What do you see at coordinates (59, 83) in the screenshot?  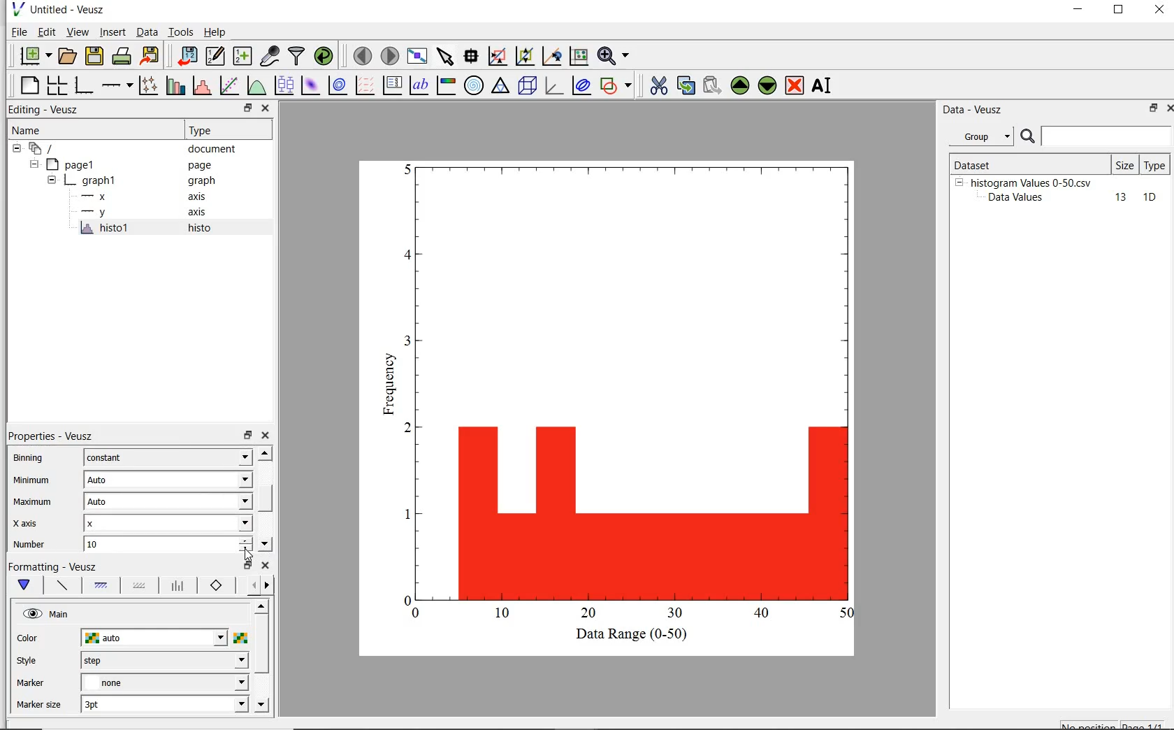 I see `arrange graphs in a grid ` at bounding box center [59, 83].